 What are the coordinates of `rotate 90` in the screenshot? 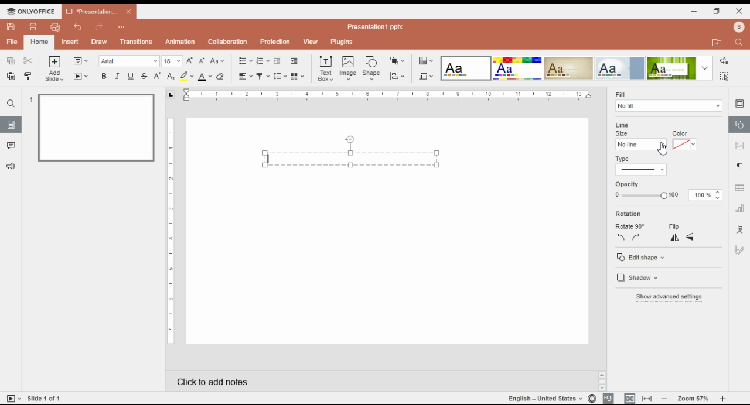 It's located at (630, 226).